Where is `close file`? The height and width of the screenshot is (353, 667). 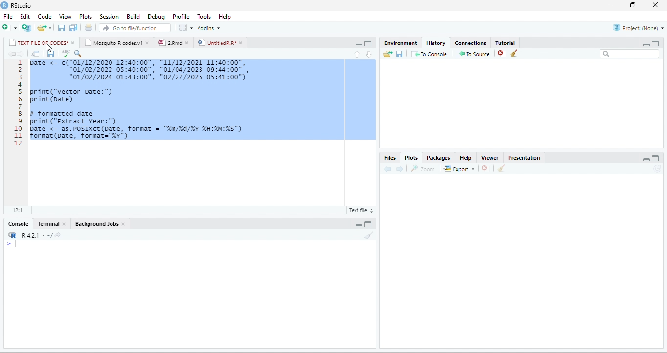
close file is located at coordinates (502, 53).